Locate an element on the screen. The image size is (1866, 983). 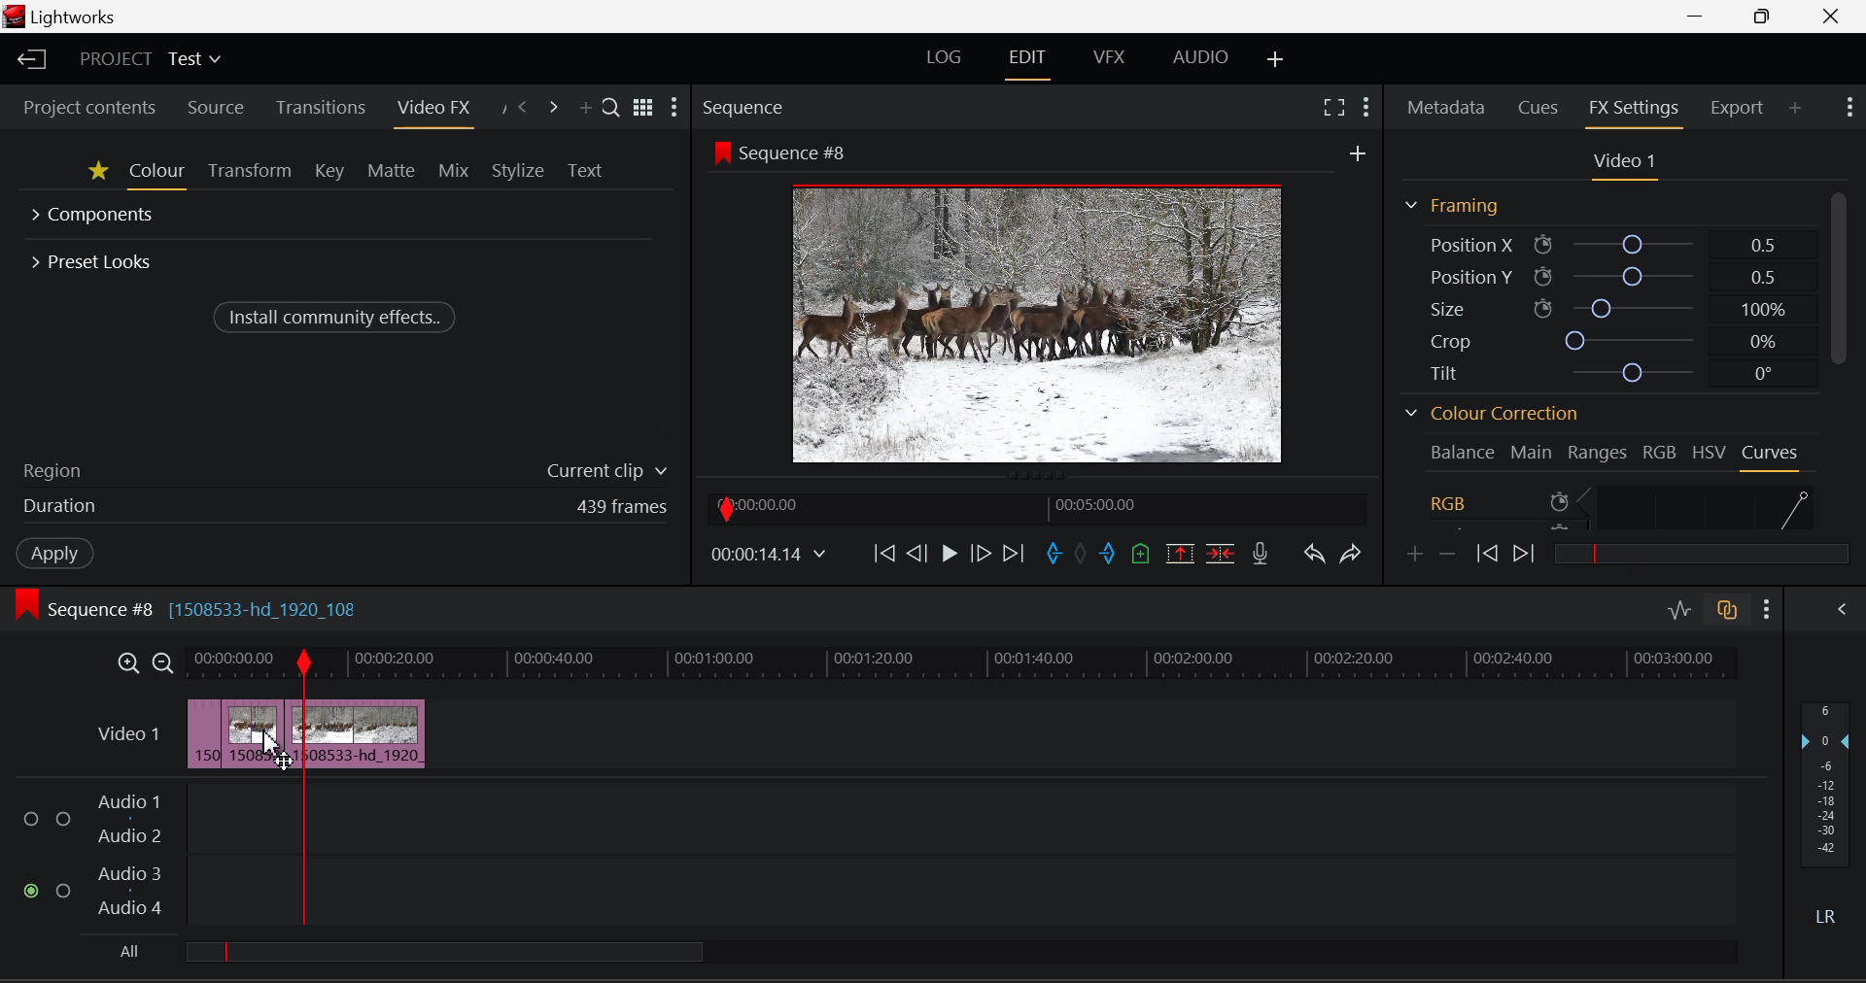
Video Layer is located at coordinates (128, 739).